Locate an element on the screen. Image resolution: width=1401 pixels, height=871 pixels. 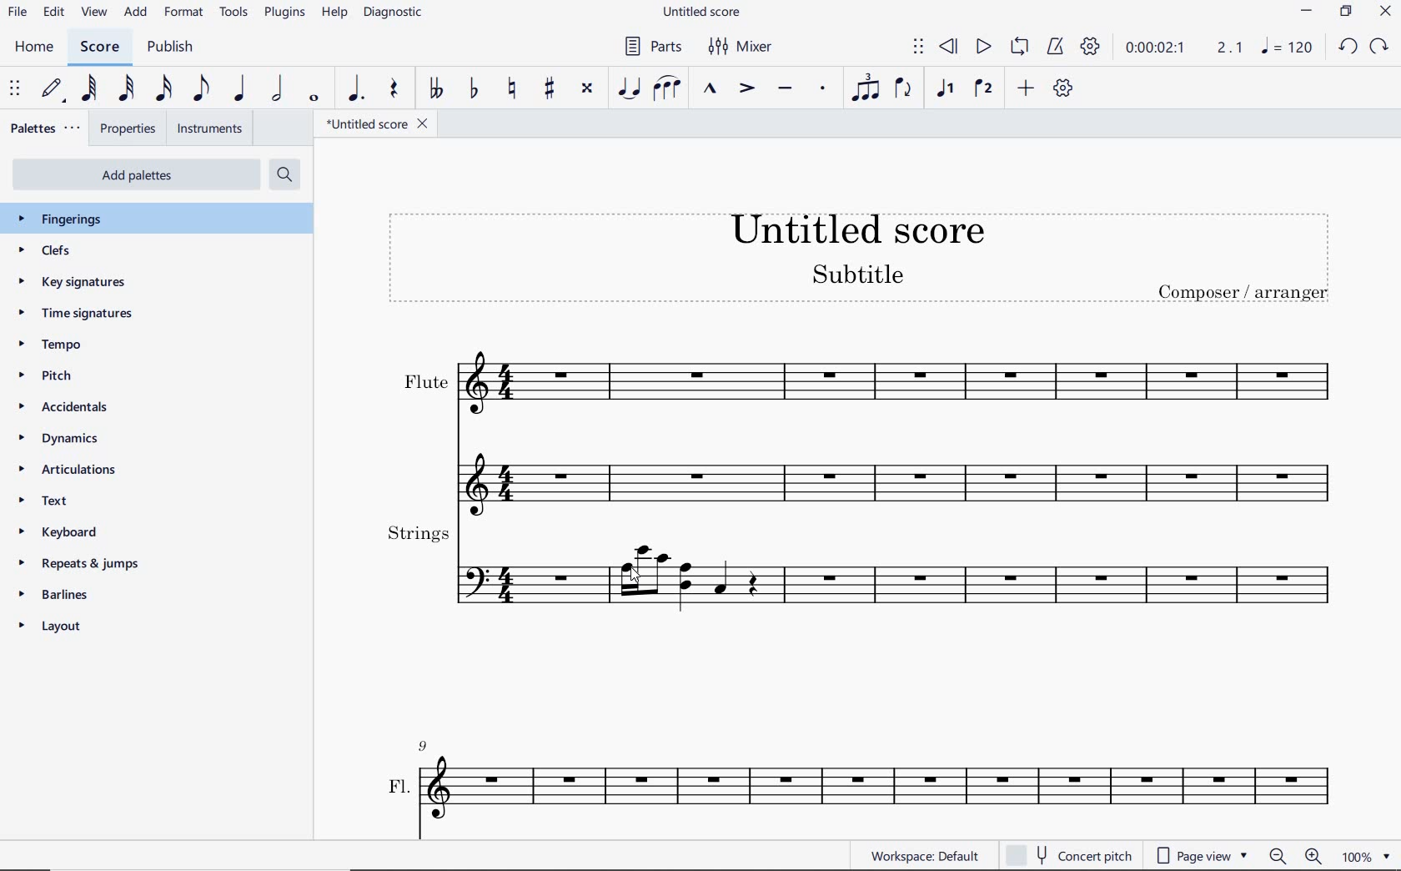
edit is located at coordinates (53, 10).